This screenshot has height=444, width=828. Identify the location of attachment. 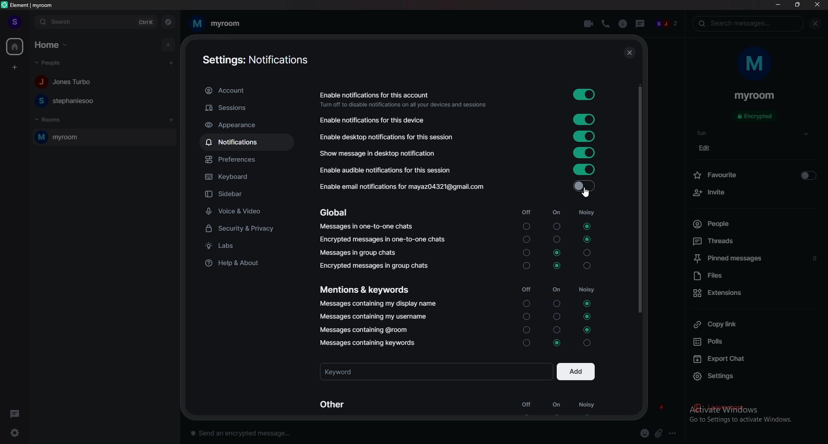
(659, 434).